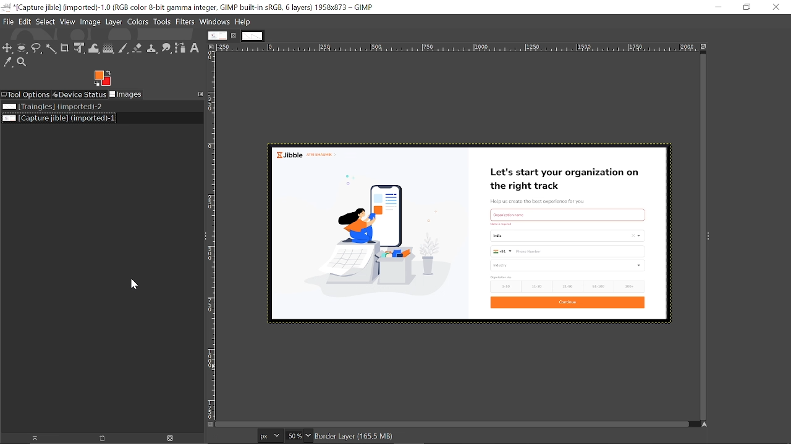  What do you see at coordinates (59, 118) in the screenshot?
I see `Current file named "Capture Jible"` at bounding box center [59, 118].